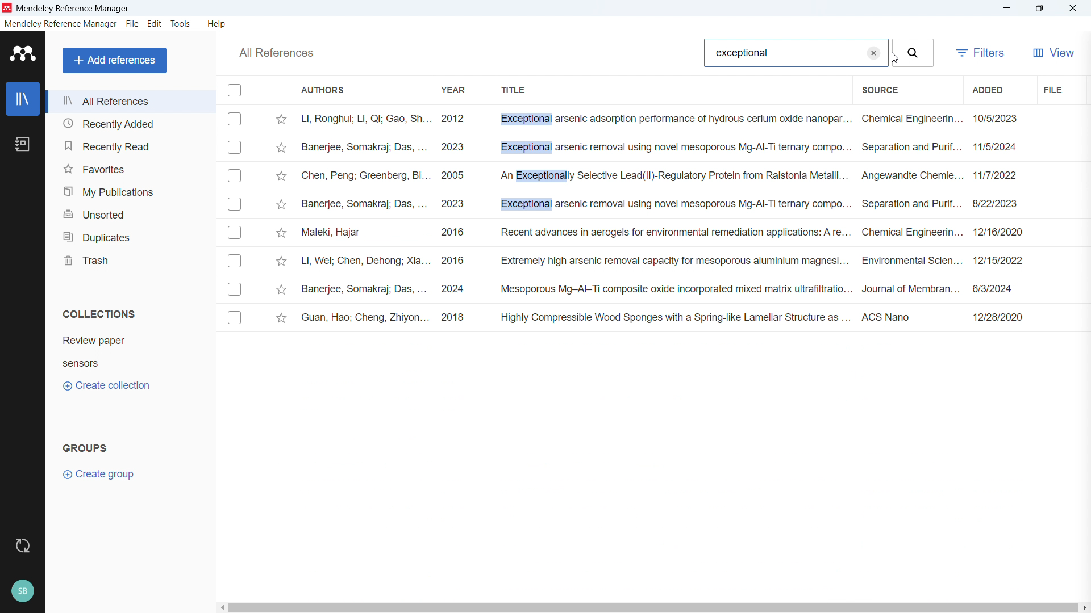 This screenshot has width=1091, height=613. Describe the element at coordinates (130, 258) in the screenshot. I see `Trash ` at that location.